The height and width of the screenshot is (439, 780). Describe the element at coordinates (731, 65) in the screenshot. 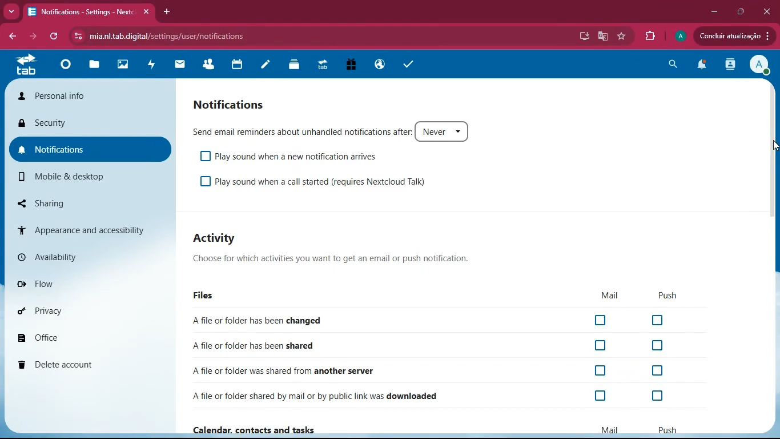

I see `activity` at that location.